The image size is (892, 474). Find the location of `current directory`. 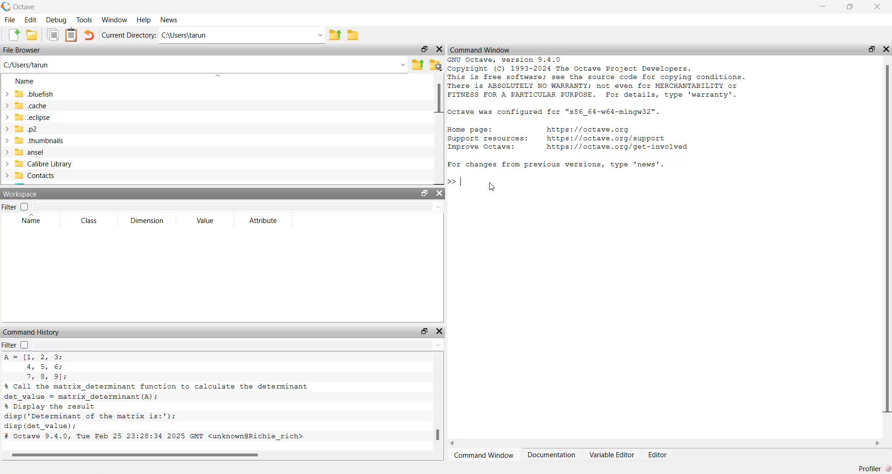

current directory is located at coordinates (129, 34).